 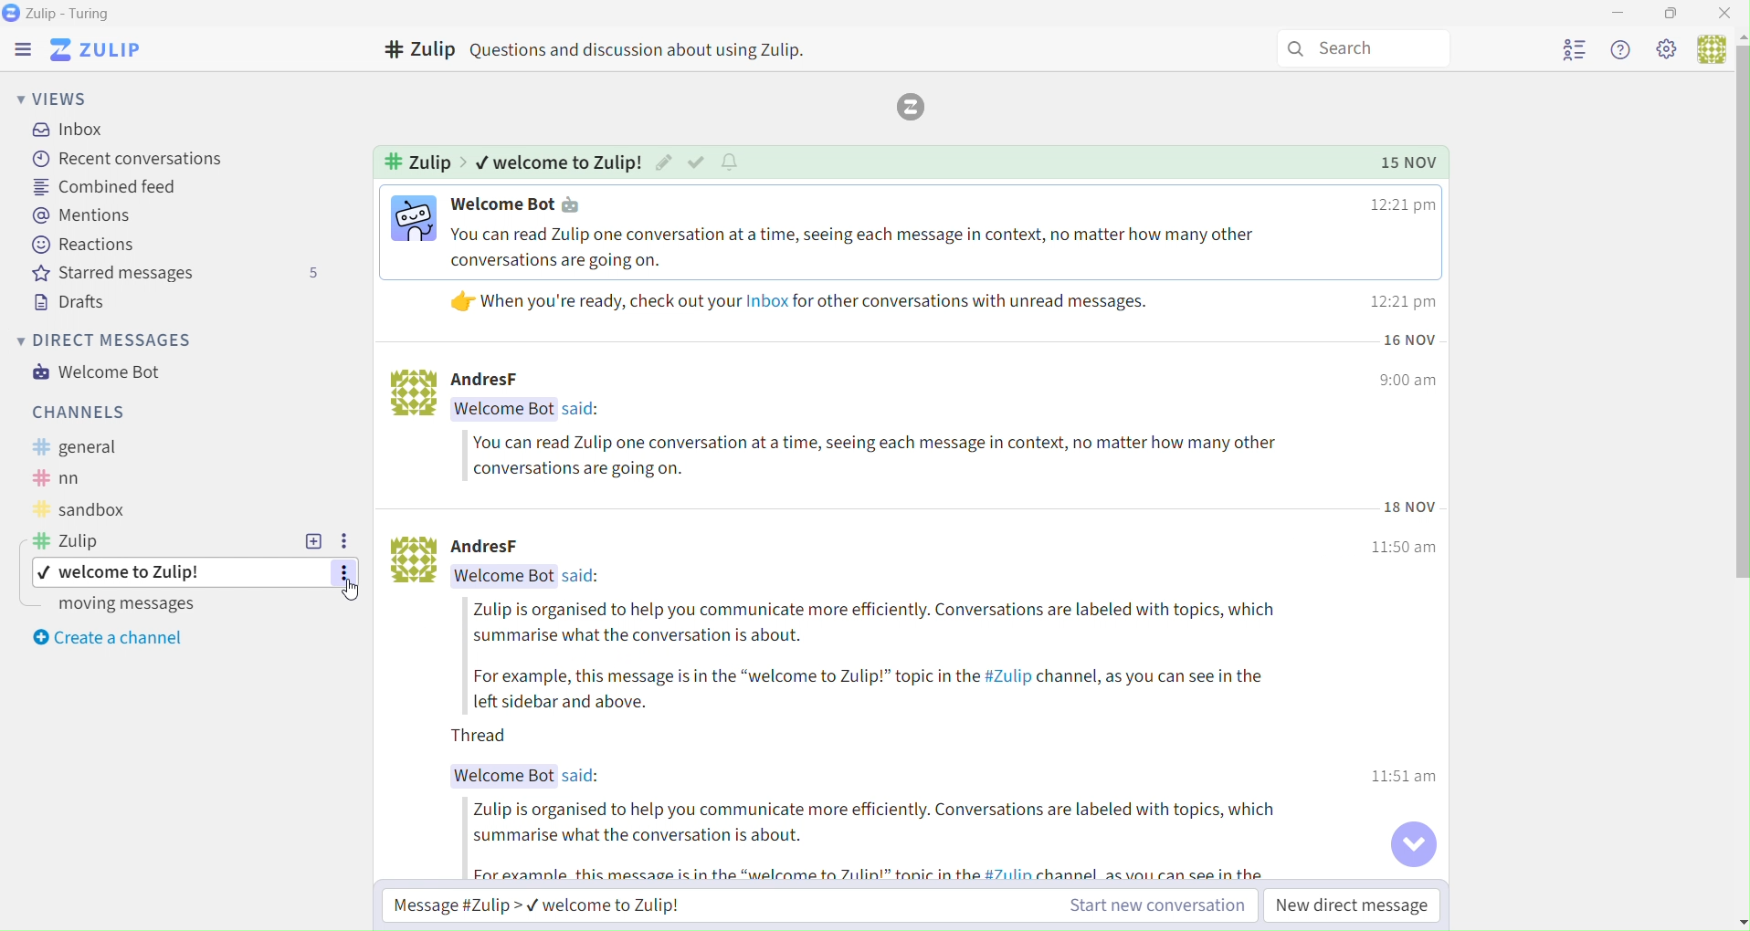 What do you see at coordinates (886, 872) in the screenshot?
I see `Text` at bounding box center [886, 872].